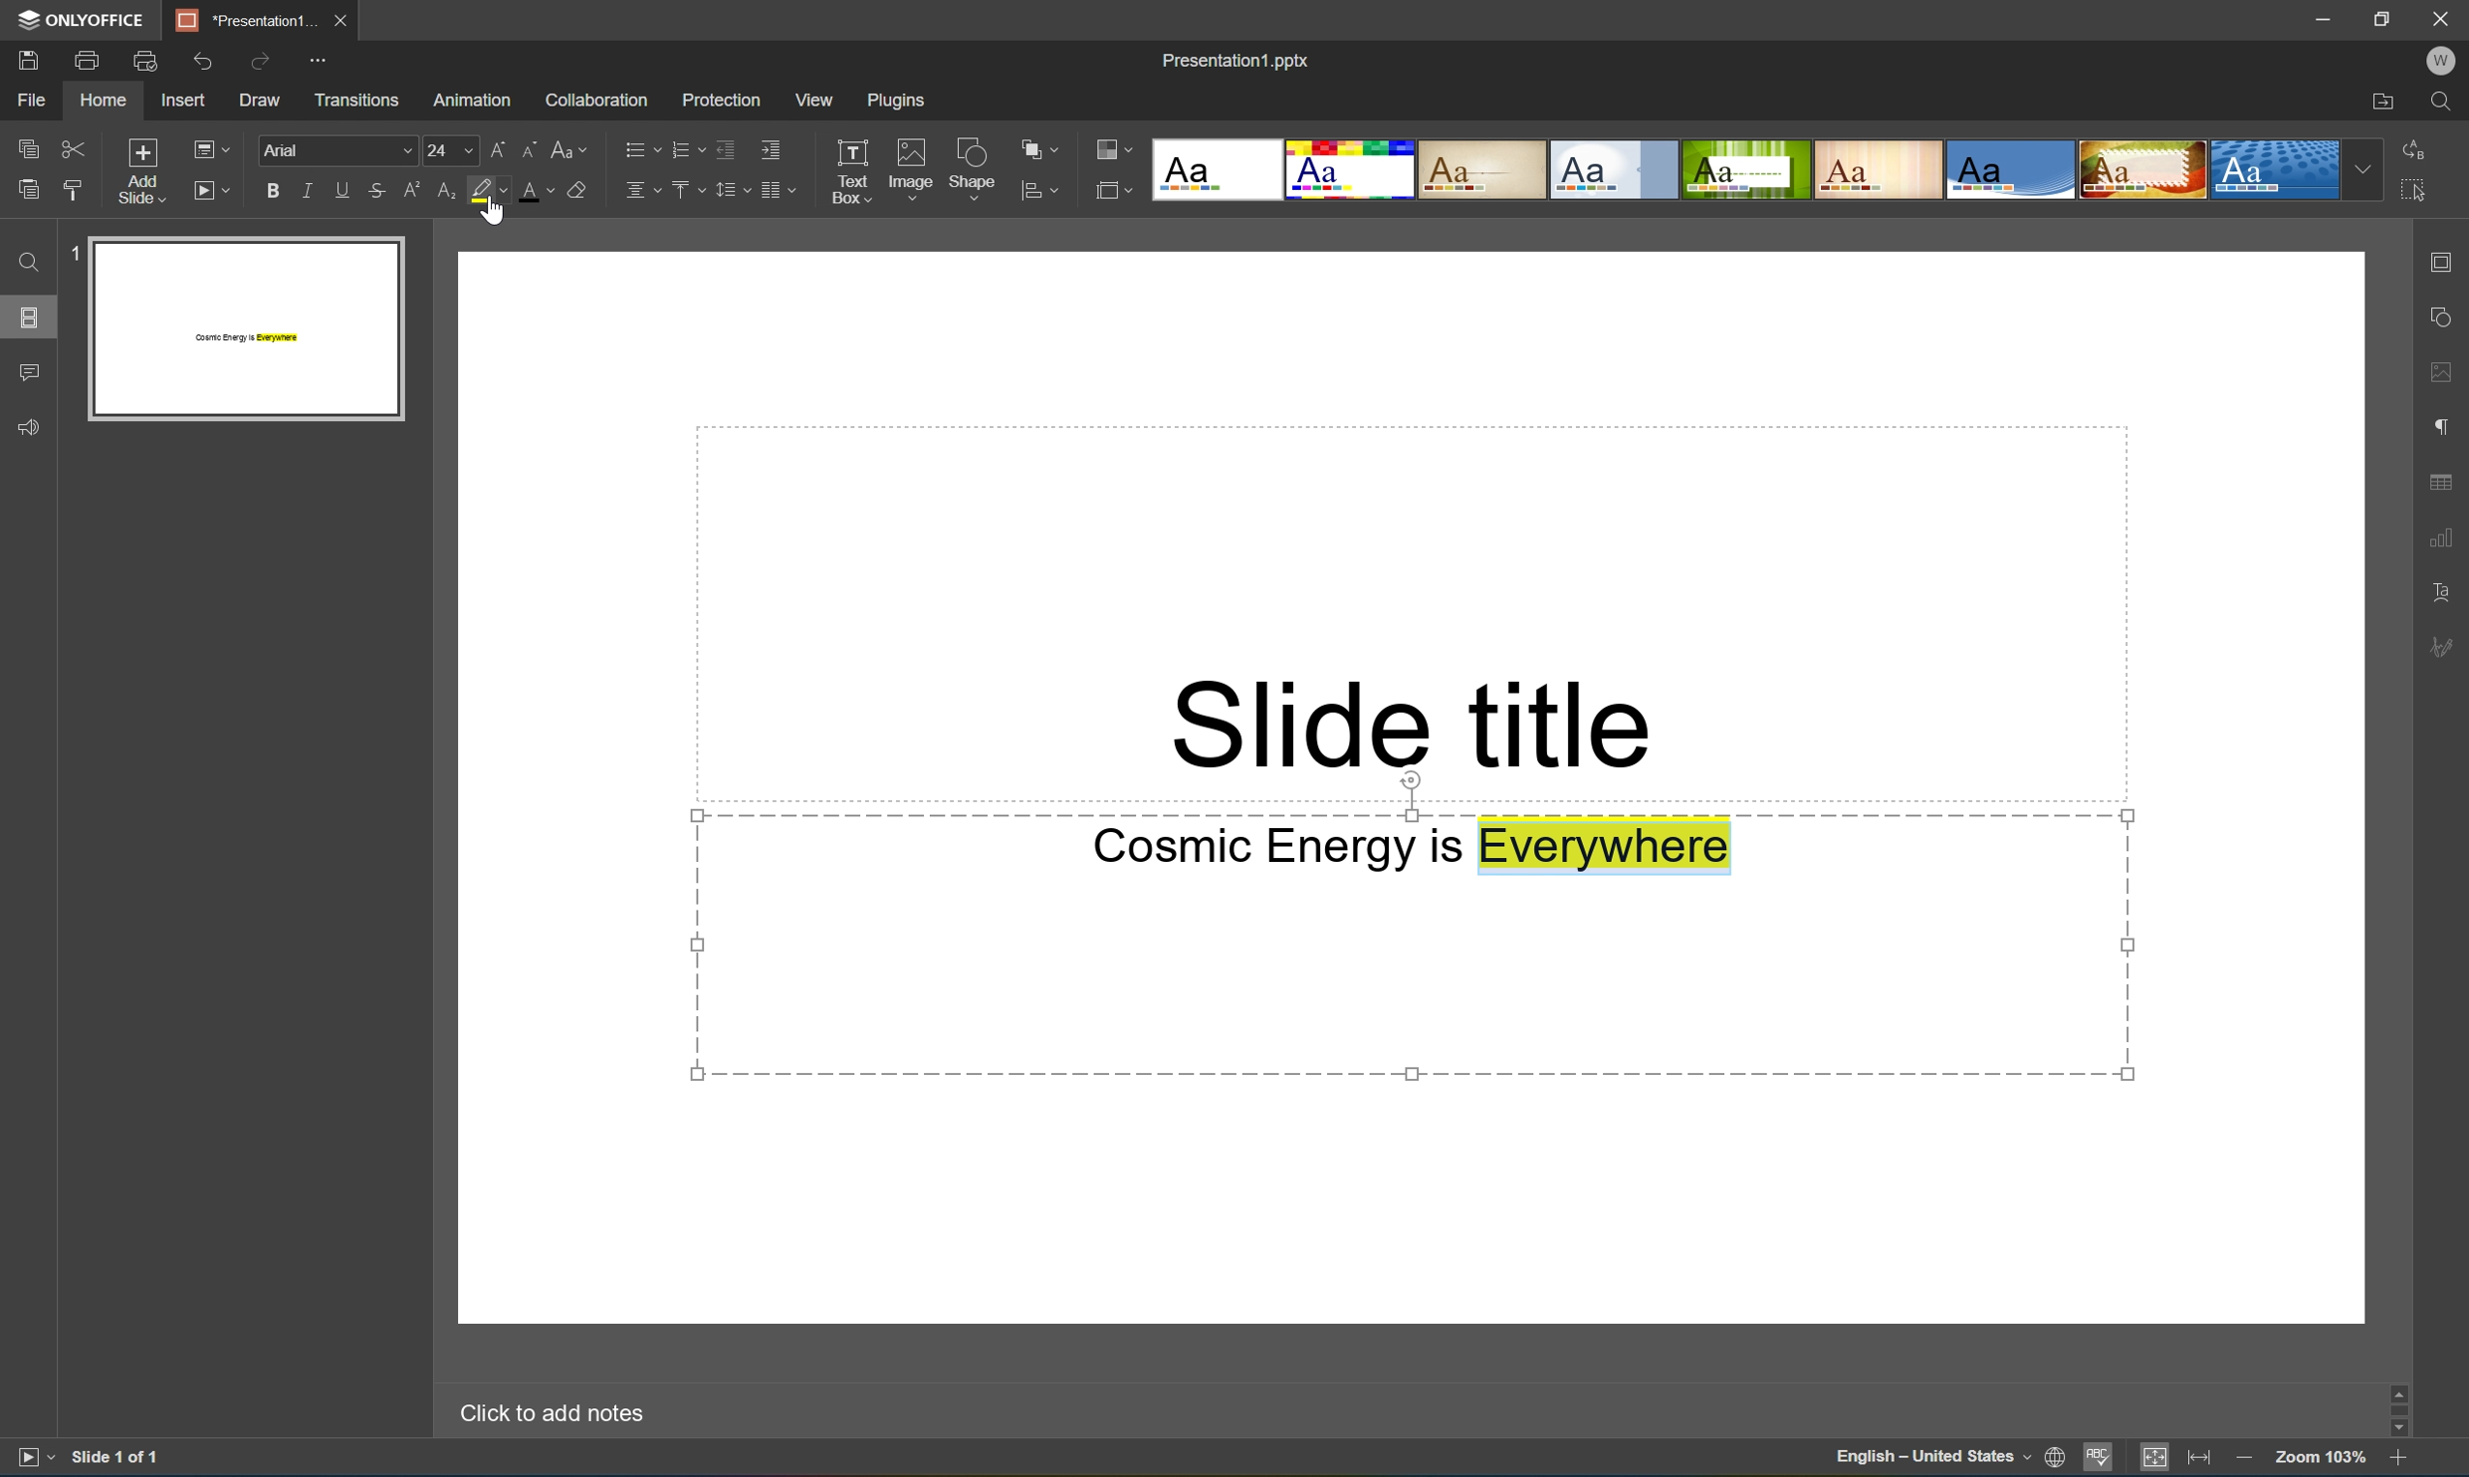 The image size is (2469, 1477). I want to click on Table settings, so click(2444, 481).